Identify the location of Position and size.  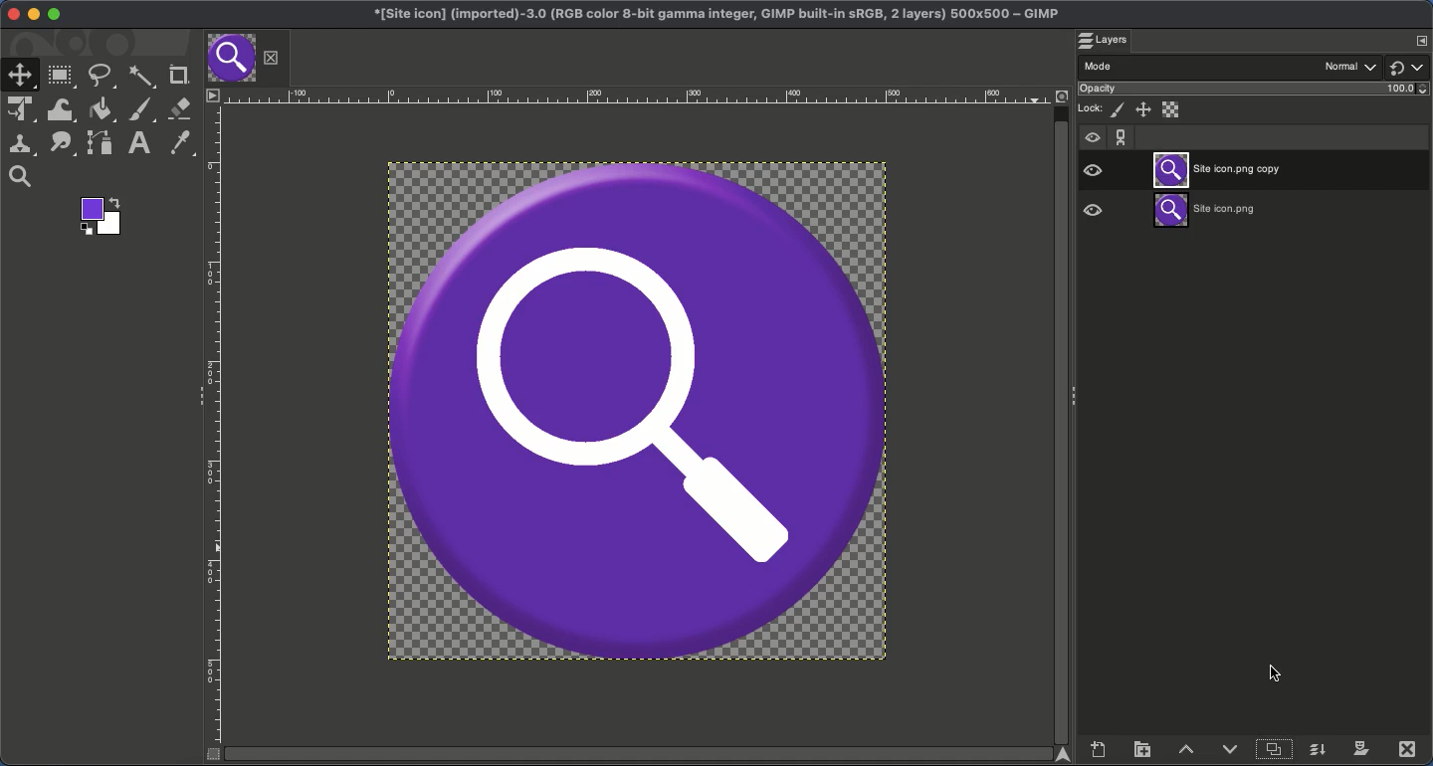
(1142, 108).